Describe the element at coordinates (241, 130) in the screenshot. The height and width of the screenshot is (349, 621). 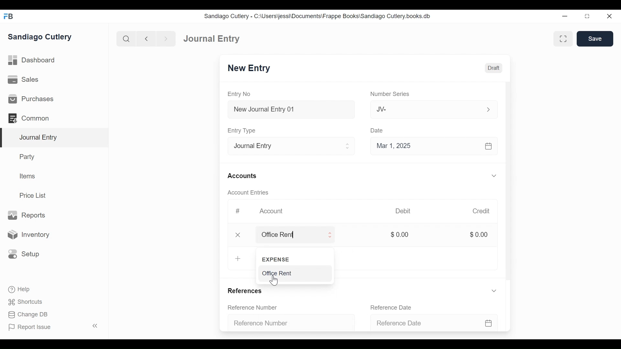
I see `Entry Type` at that location.